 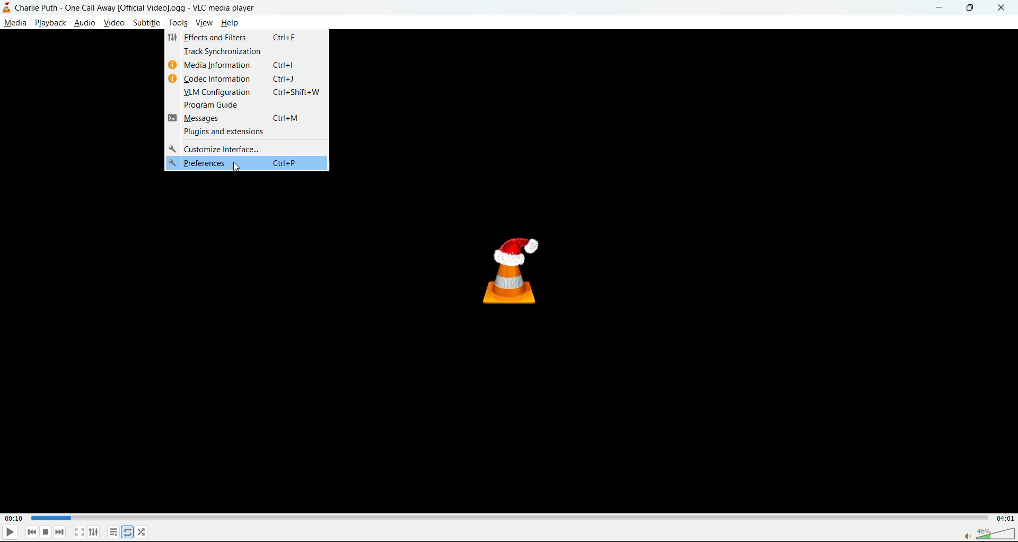 I want to click on loop, so click(x=128, y=532).